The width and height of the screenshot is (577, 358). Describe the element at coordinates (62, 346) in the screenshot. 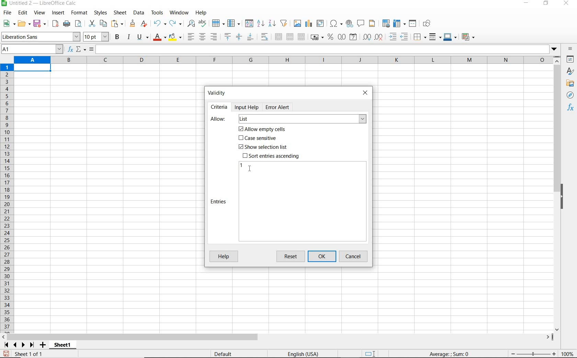

I see `sheet1` at that location.